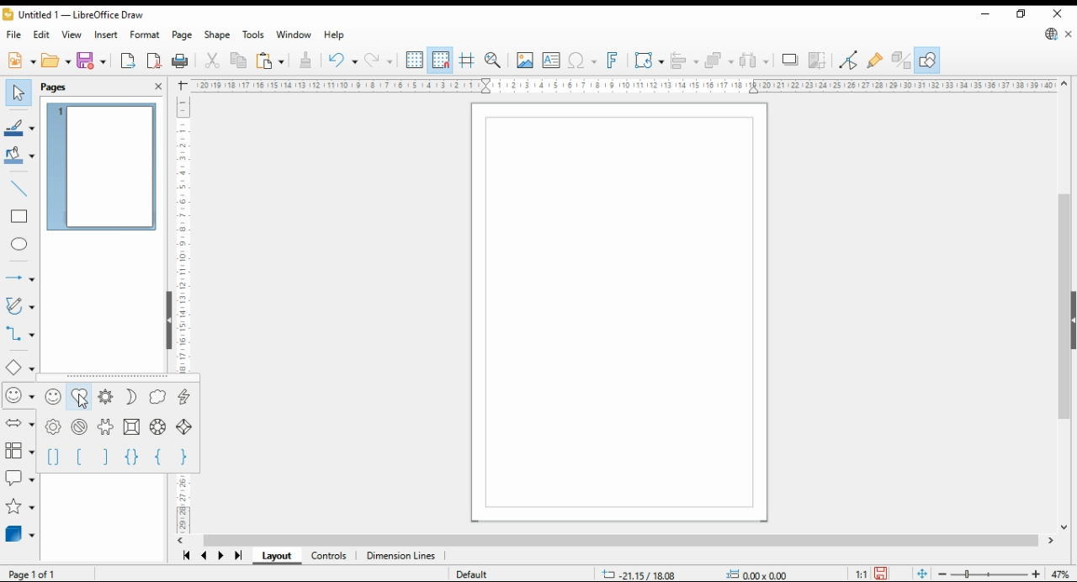 This screenshot has width=1077, height=582. What do you see at coordinates (755, 61) in the screenshot?
I see `select at least three items to distribute` at bounding box center [755, 61].